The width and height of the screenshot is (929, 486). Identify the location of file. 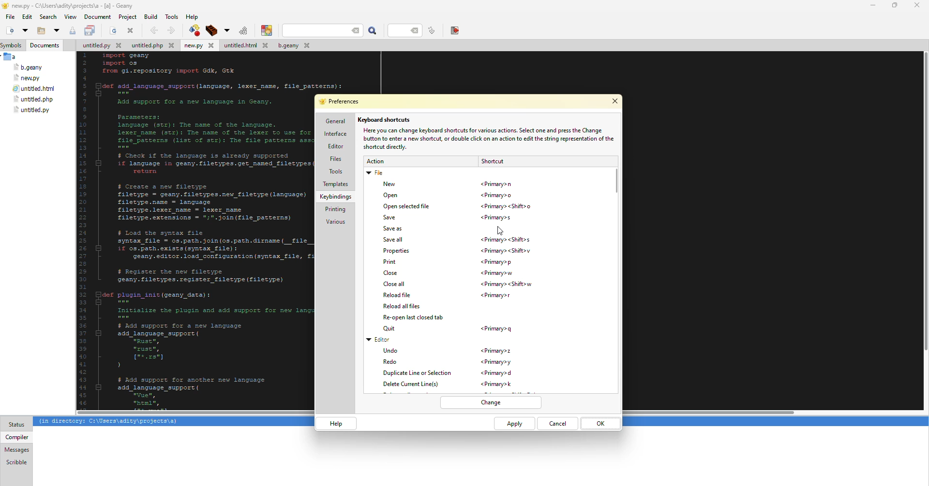
(34, 89).